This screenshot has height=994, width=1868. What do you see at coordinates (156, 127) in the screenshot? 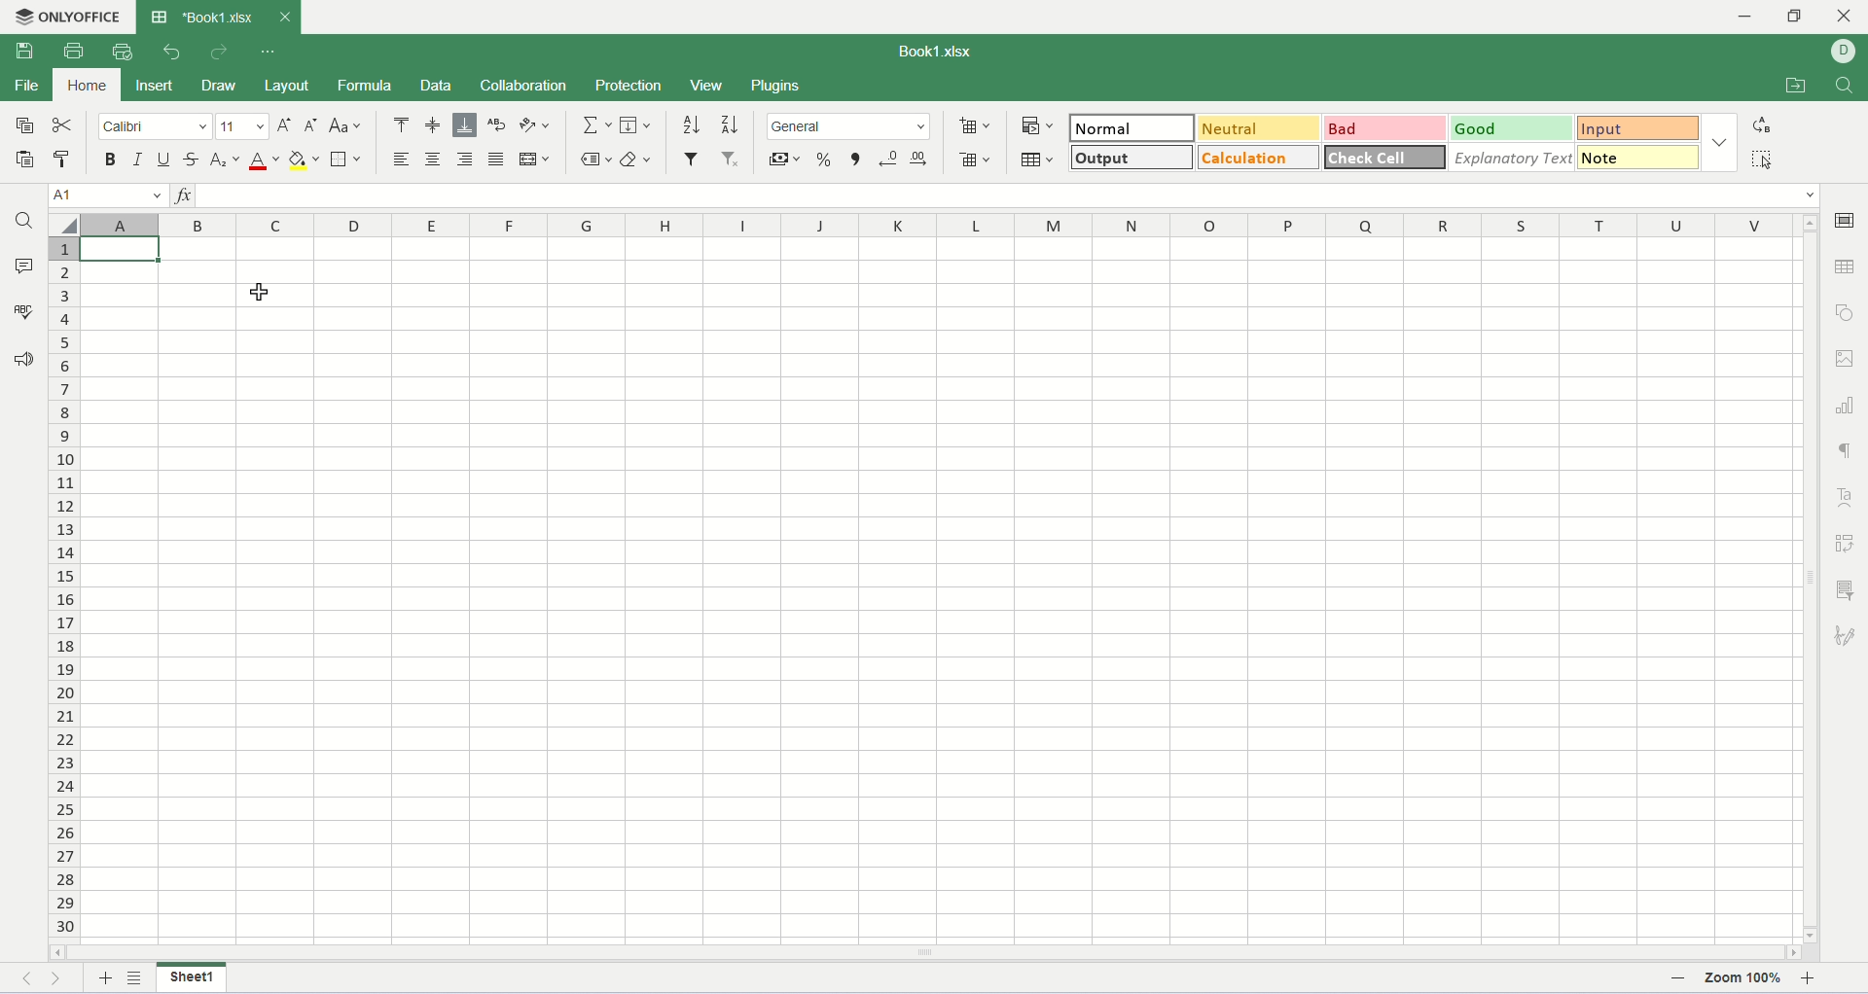
I see `font name` at bounding box center [156, 127].